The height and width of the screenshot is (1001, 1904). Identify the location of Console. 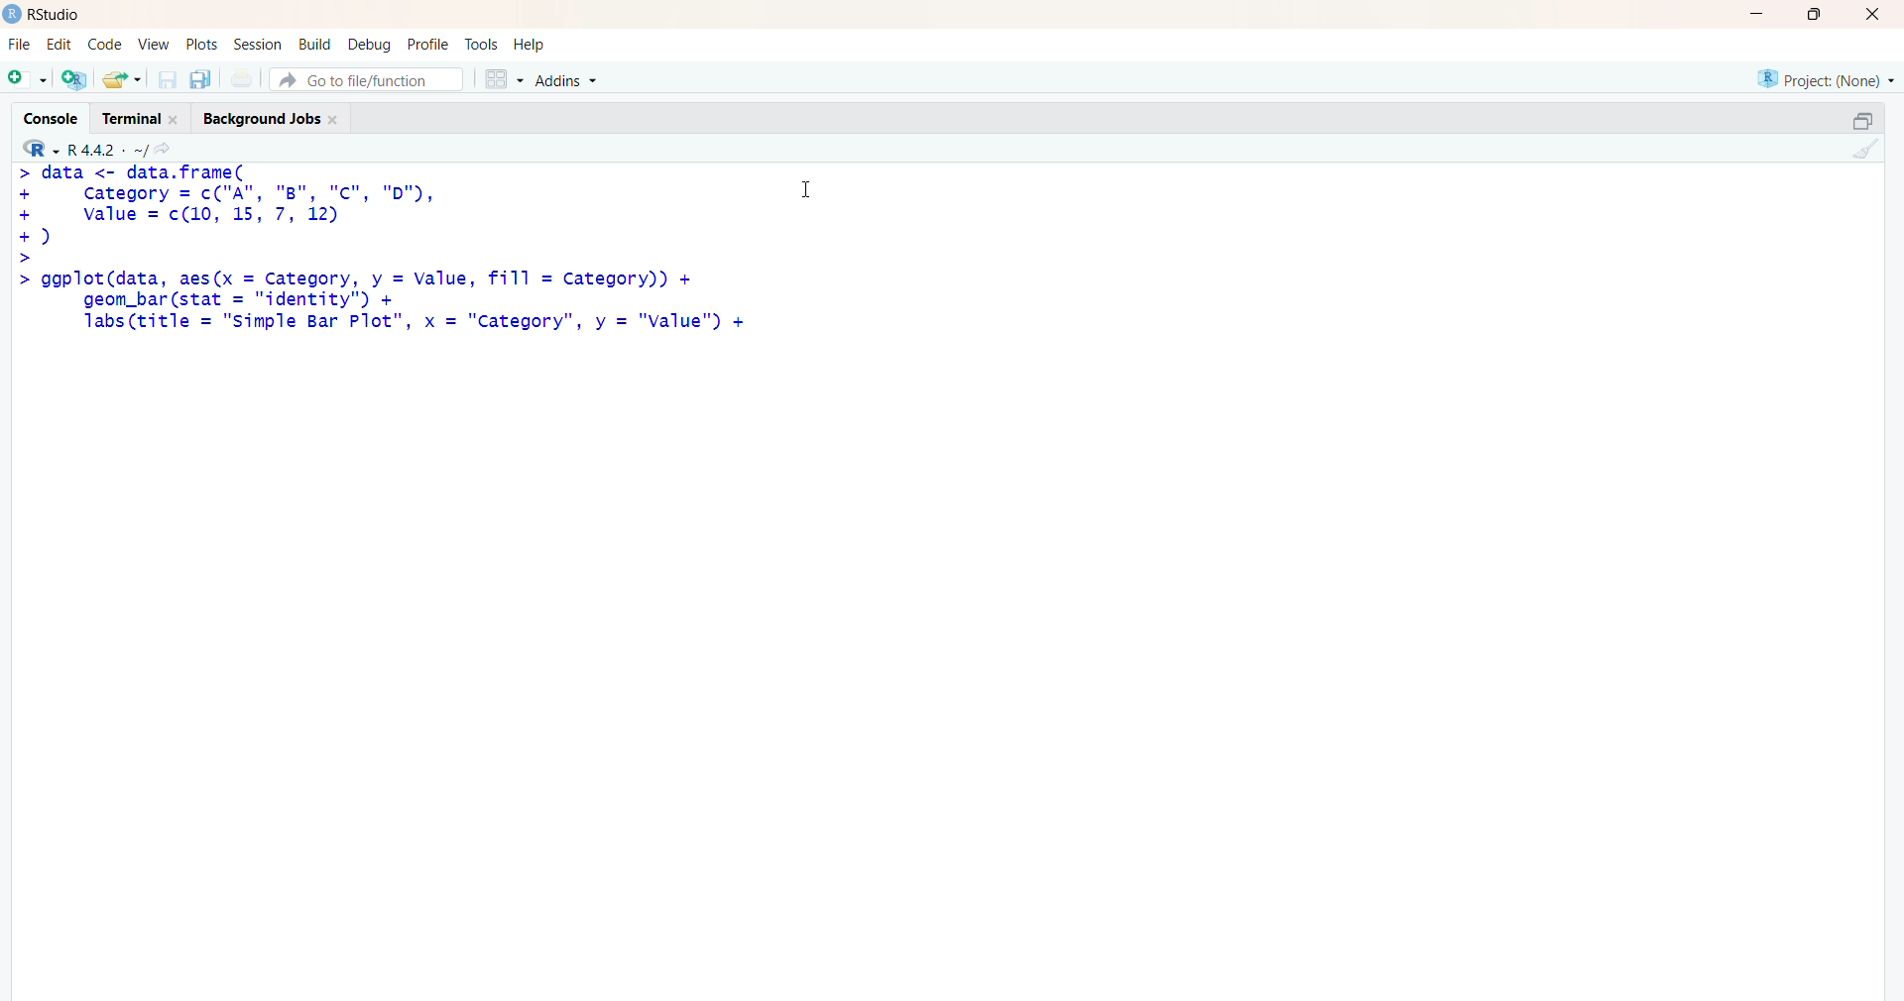
(56, 116).